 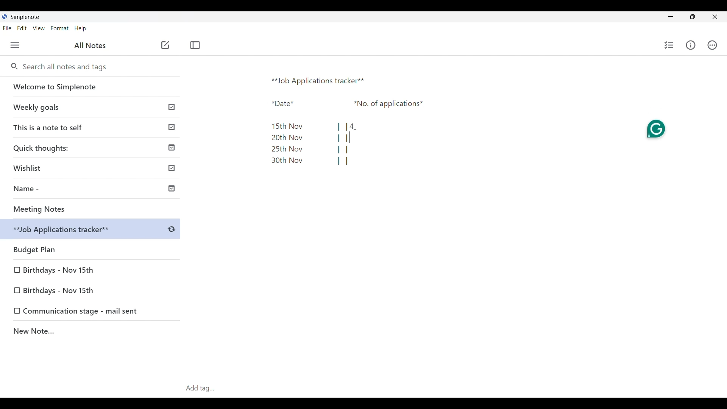 I want to click on Meeting Notes, so click(x=93, y=209).